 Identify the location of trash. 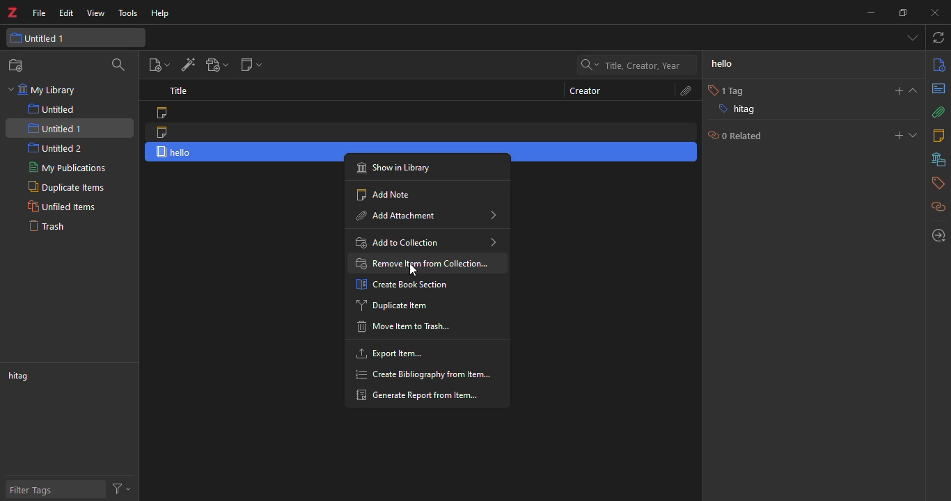
(47, 225).